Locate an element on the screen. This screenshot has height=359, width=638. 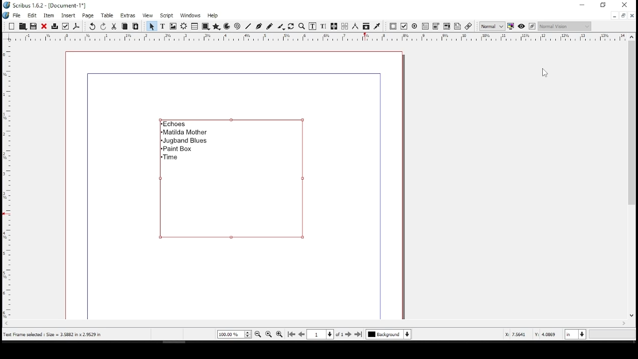
restore is located at coordinates (604, 5).